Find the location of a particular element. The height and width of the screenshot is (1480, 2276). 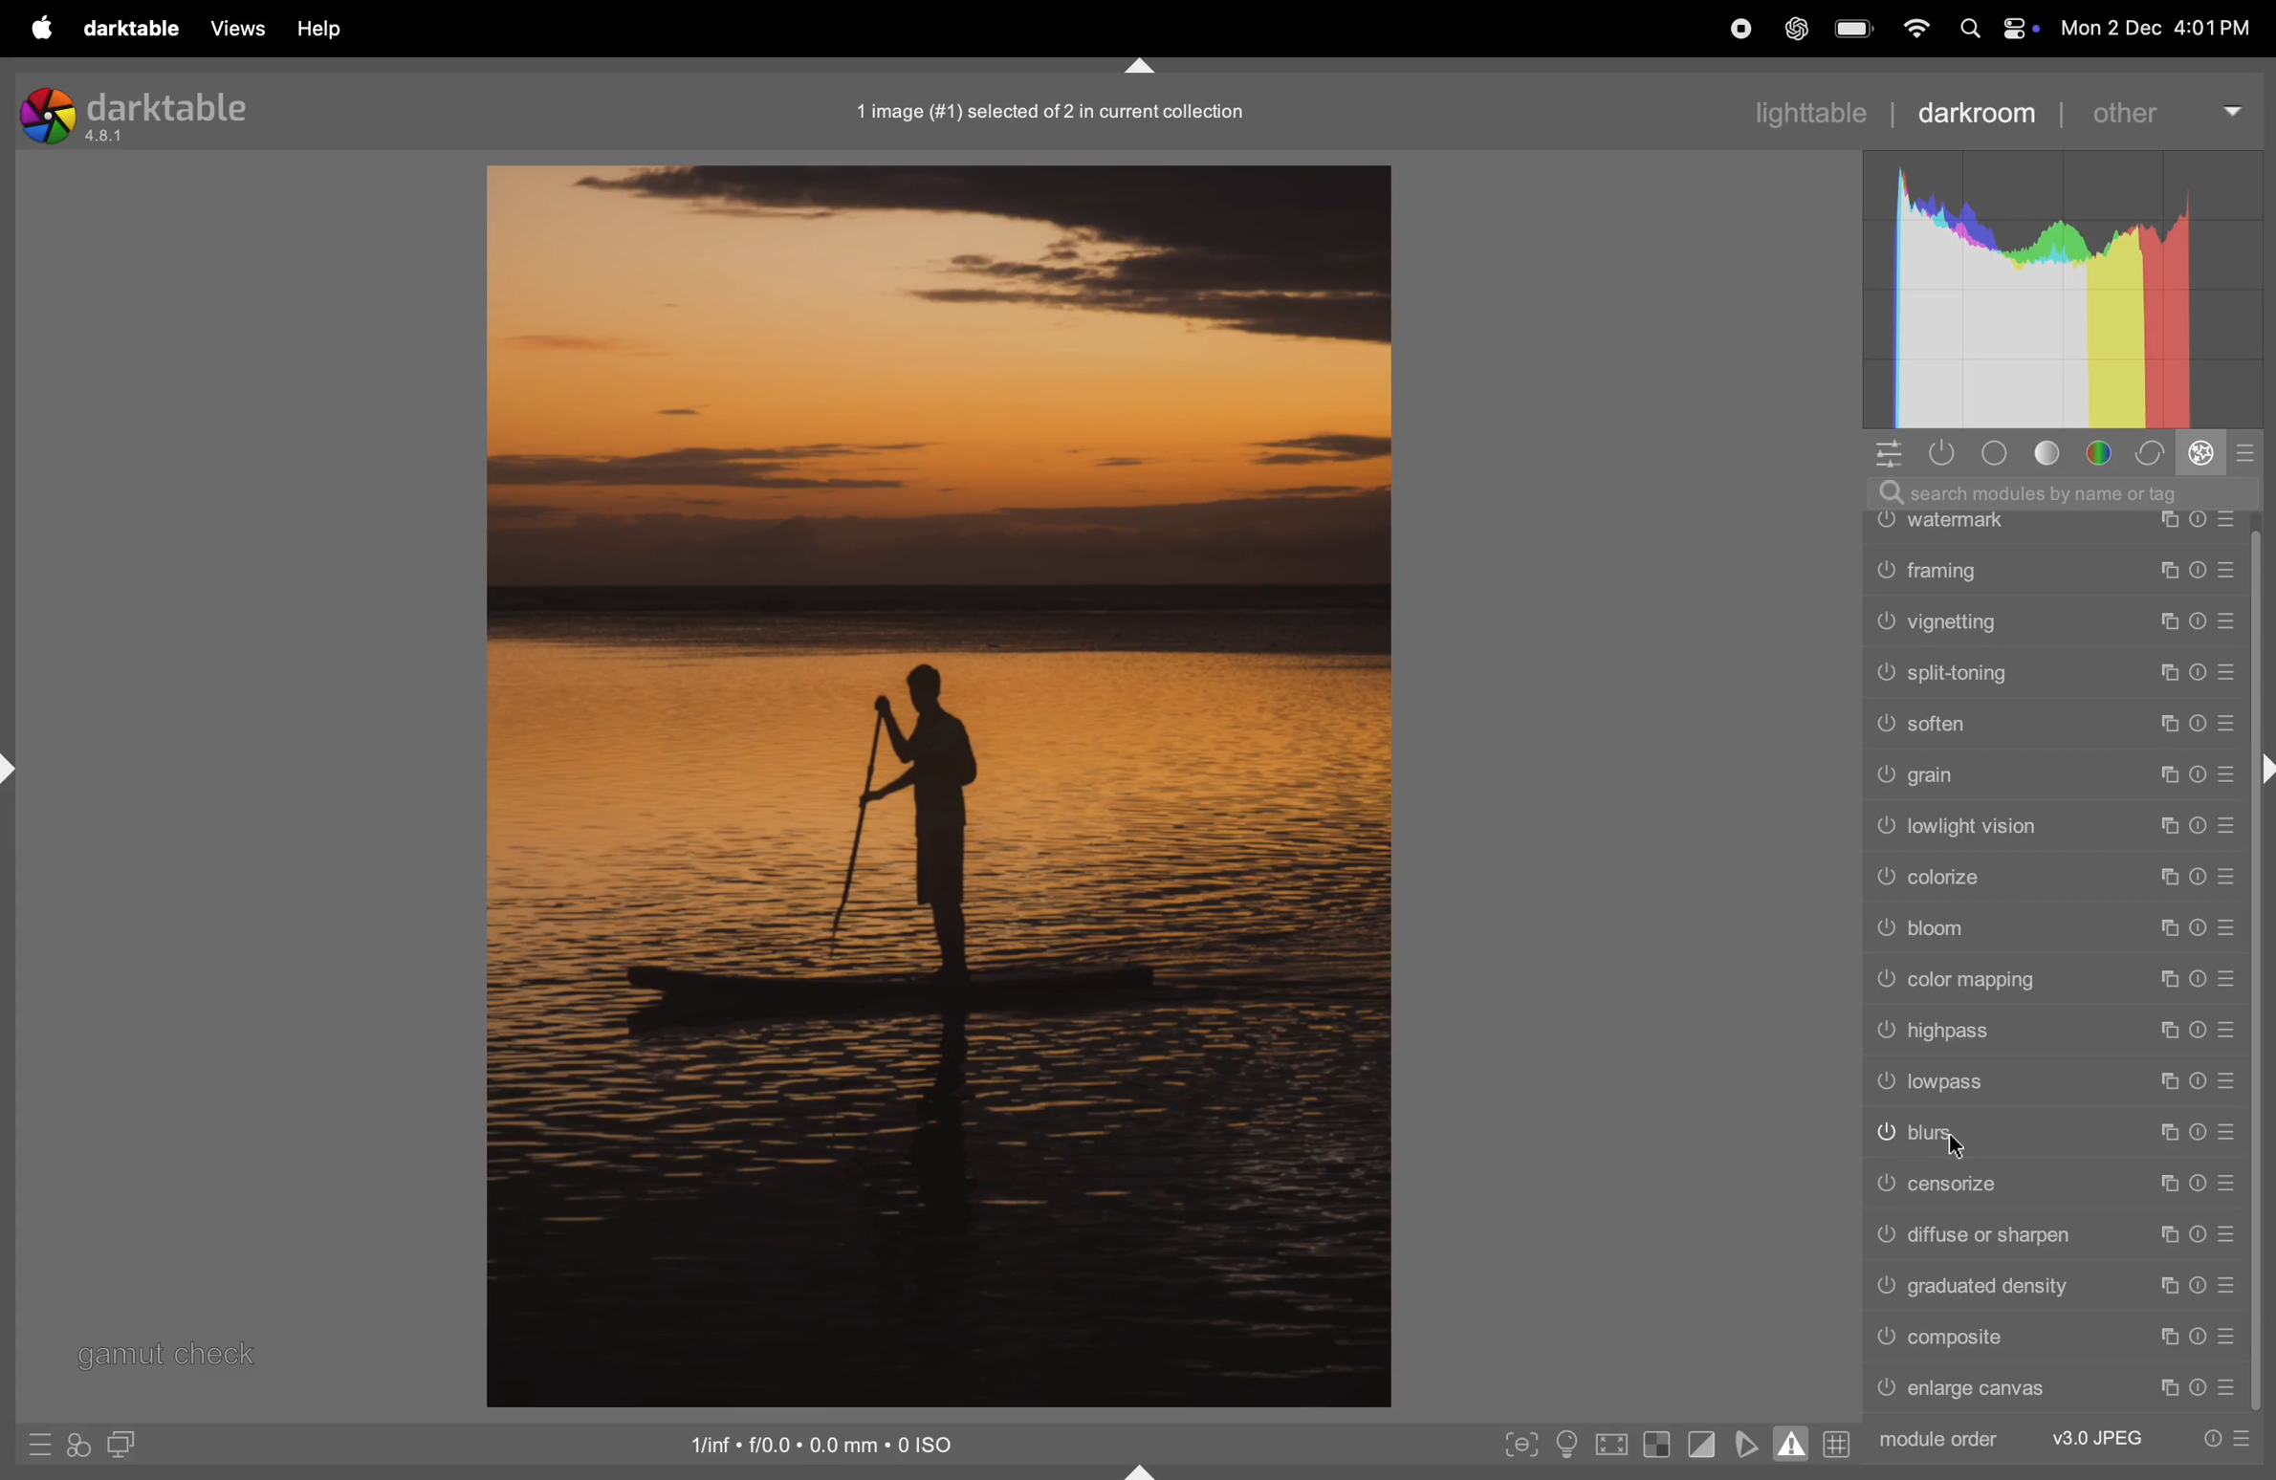

acces to filters is located at coordinates (81, 1444).